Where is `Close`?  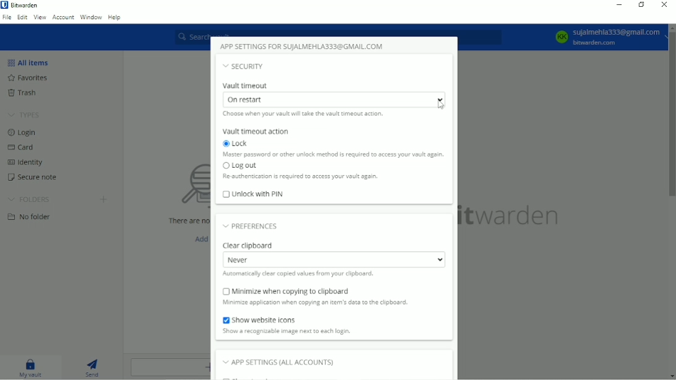
Close is located at coordinates (665, 6).